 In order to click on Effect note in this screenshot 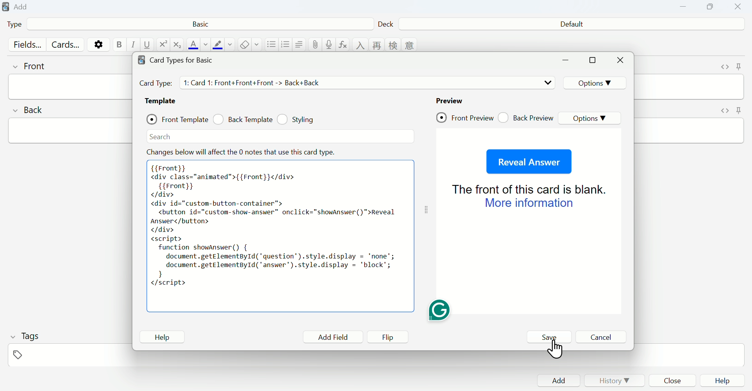, I will do `click(242, 151)`.